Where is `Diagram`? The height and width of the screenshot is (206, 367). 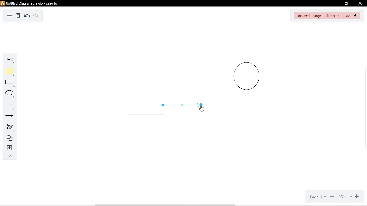
Diagram is located at coordinates (9, 138).